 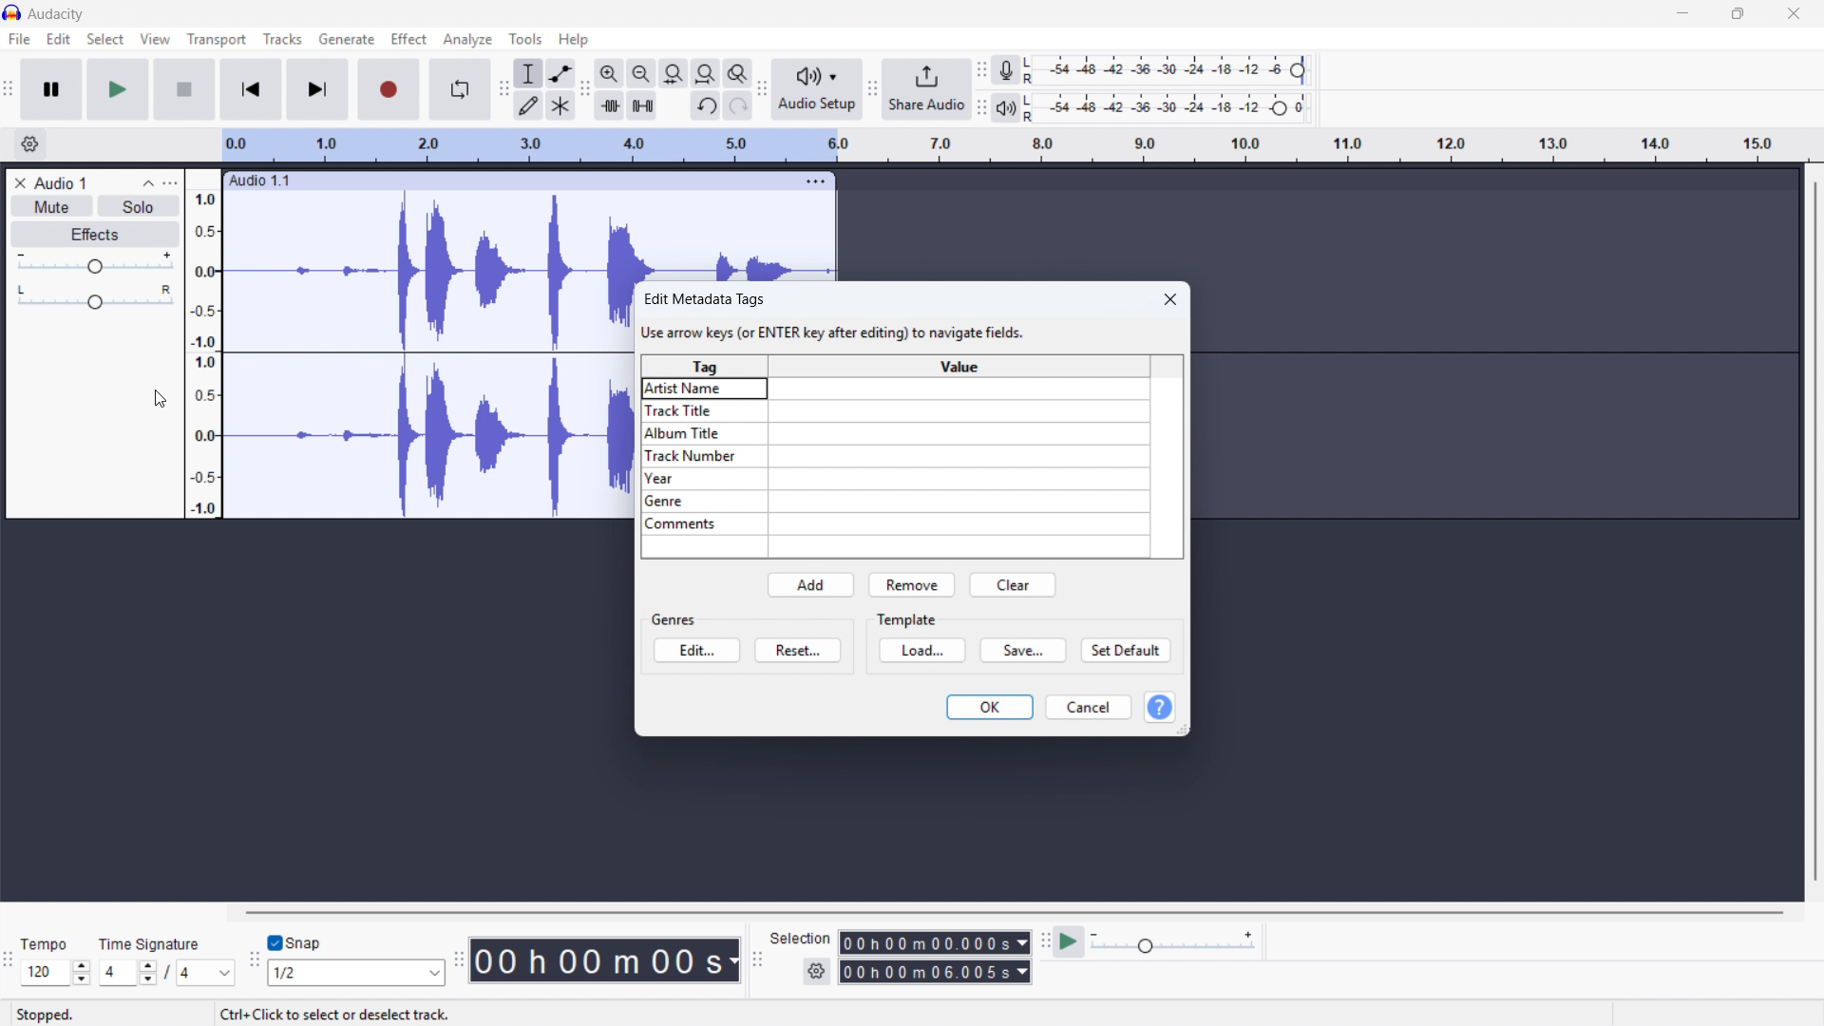 What do you see at coordinates (1043, 943) in the screenshot?
I see `play at speed toolbar` at bounding box center [1043, 943].